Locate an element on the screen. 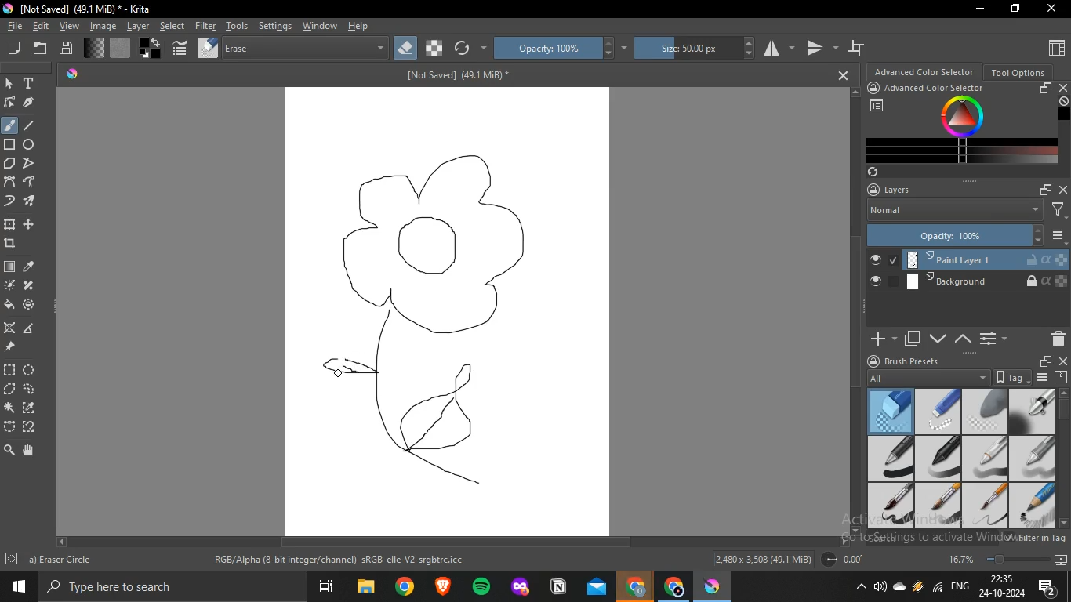  duplicate layer or mask layer is located at coordinates (913, 339).